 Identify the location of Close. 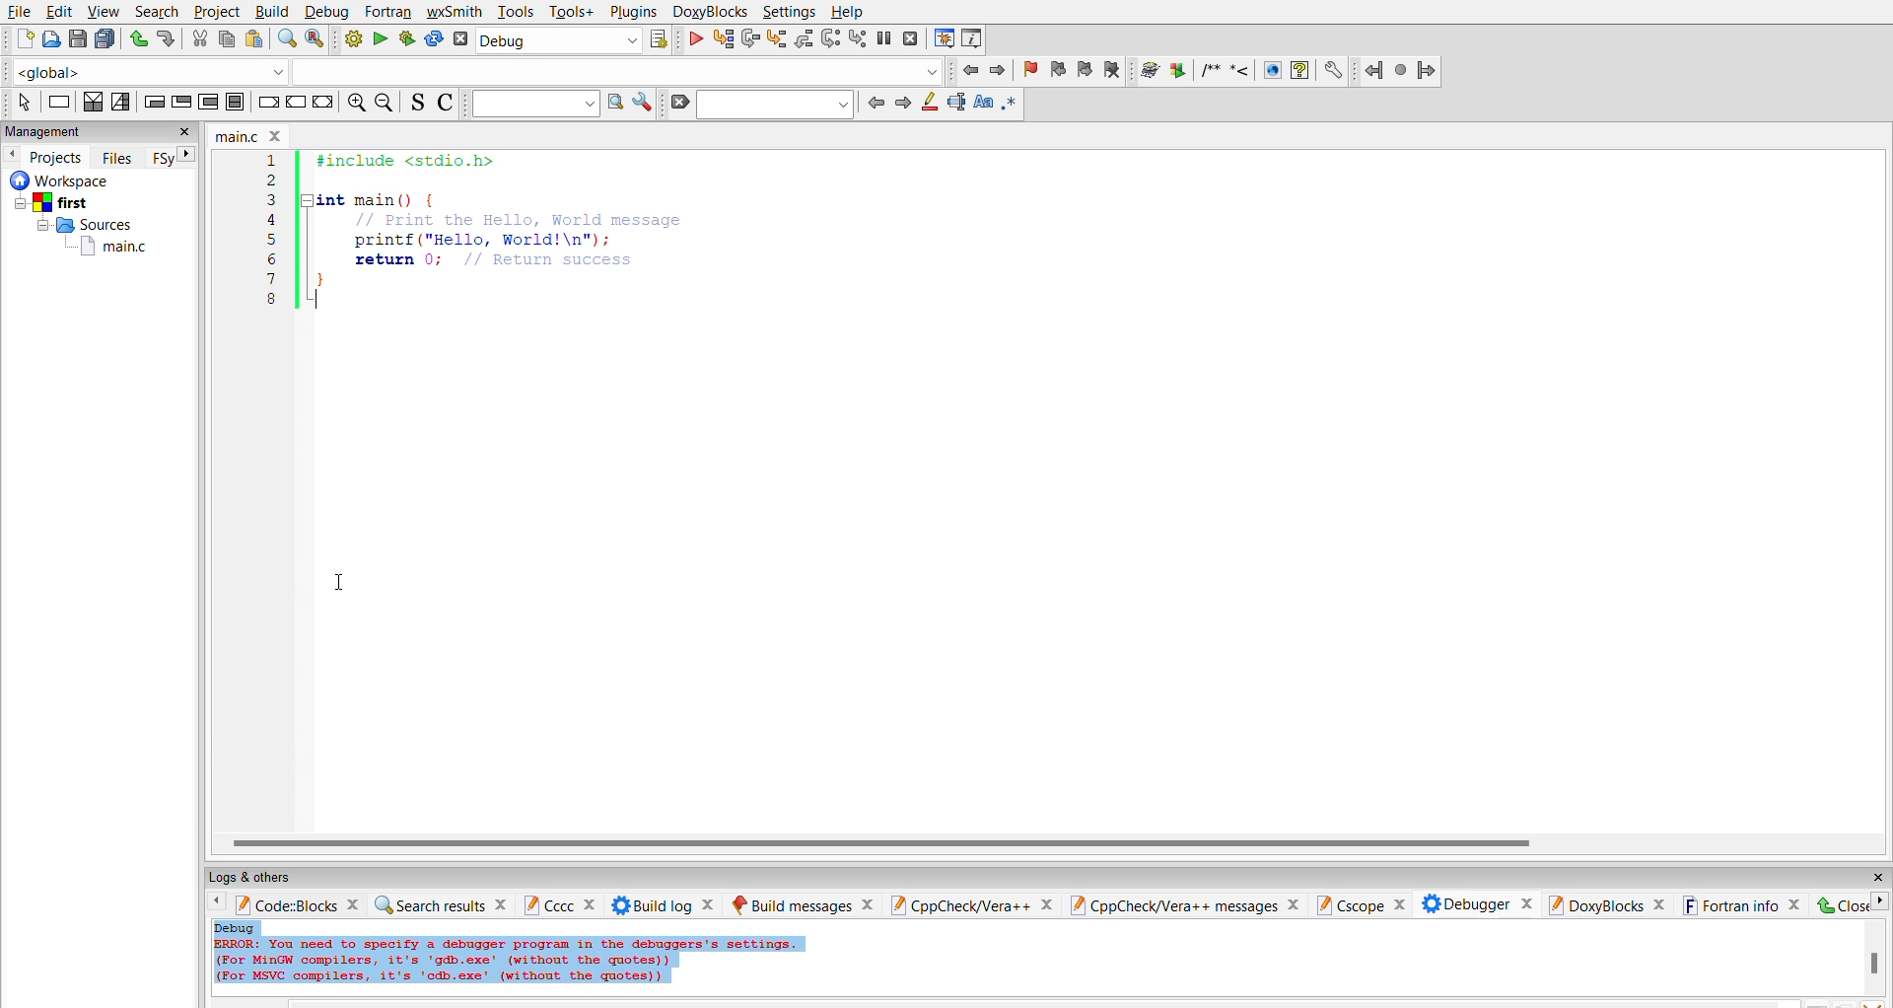
(1853, 905).